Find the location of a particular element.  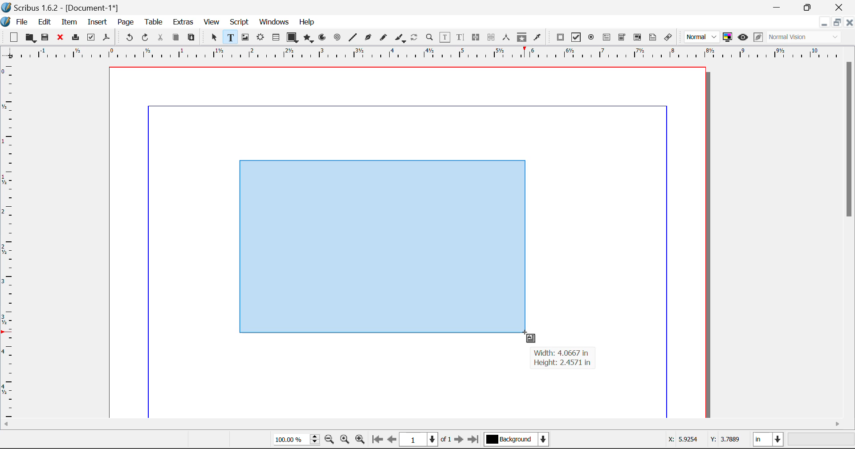

Pdf Combo Box is located at coordinates (622, 36).